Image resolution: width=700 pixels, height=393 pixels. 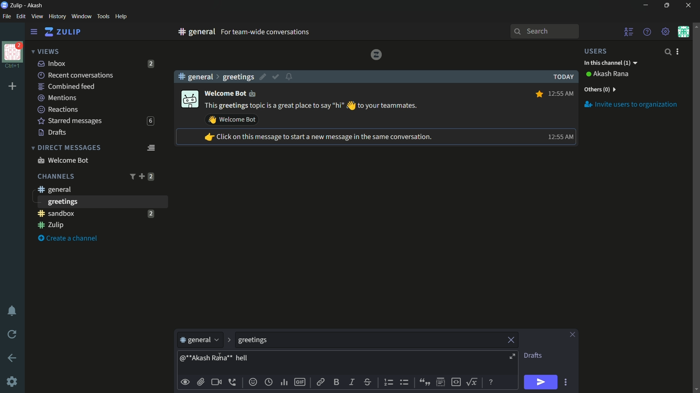 I want to click on Zulip logo, so click(x=376, y=54).